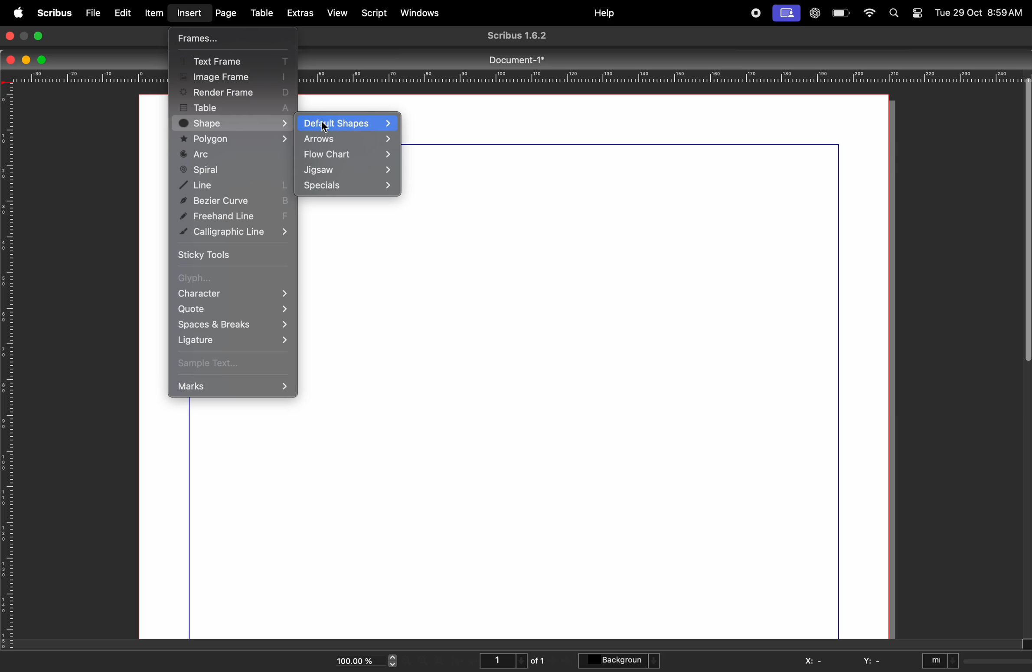 The image size is (1032, 672). What do you see at coordinates (234, 106) in the screenshot?
I see `table    A` at bounding box center [234, 106].